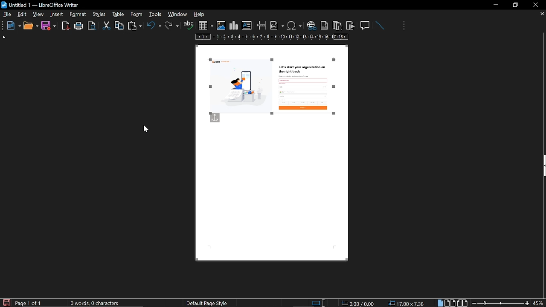 The image size is (546, 307). Describe the element at coordinates (500, 303) in the screenshot. I see `change zoom` at that location.